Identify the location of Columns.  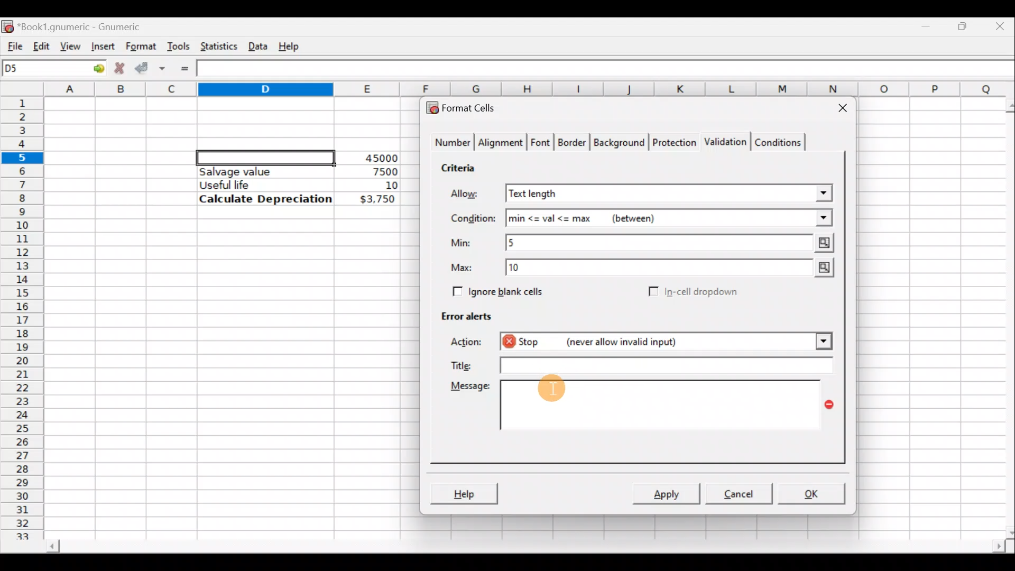
(531, 89).